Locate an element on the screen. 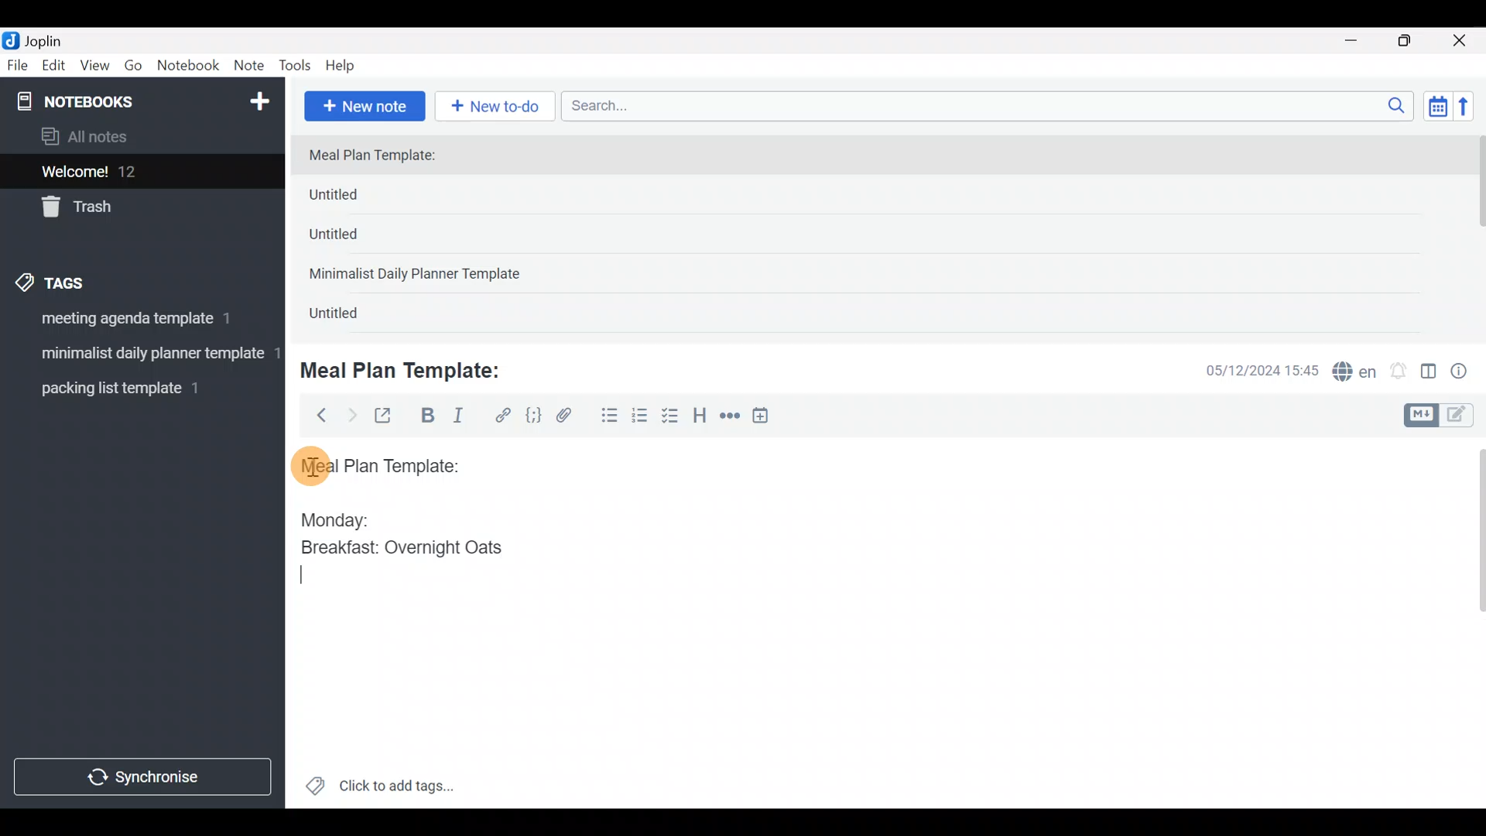 This screenshot has width=1486, height=836. Breakfast: Overnight Oats is located at coordinates (399, 550).